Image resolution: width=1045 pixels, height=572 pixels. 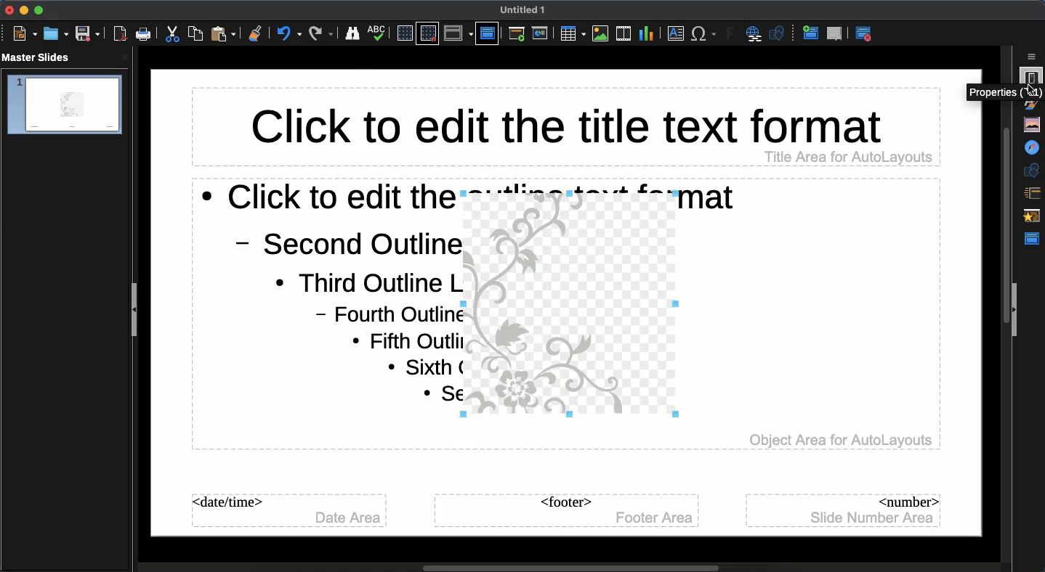 What do you see at coordinates (989, 94) in the screenshot?
I see `cursor description` at bounding box center [989, 94].